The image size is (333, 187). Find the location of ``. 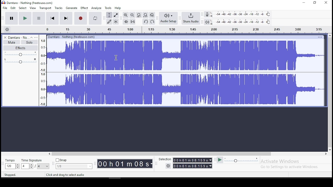

 is located at coordinates (104, 18).